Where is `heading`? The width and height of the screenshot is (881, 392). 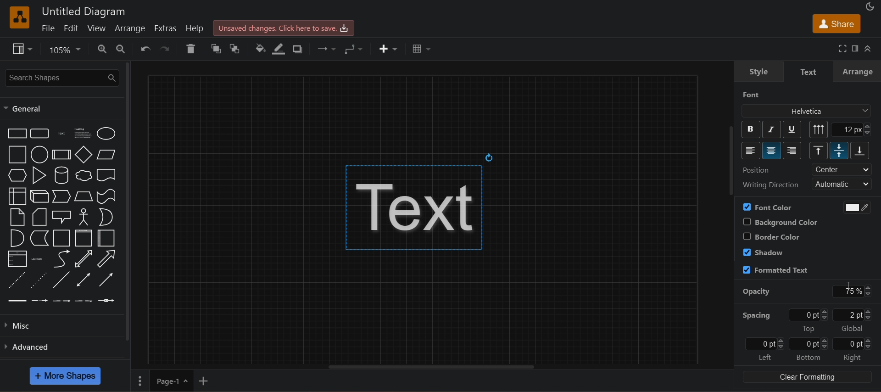 heading is located at coordinates (83, 134).